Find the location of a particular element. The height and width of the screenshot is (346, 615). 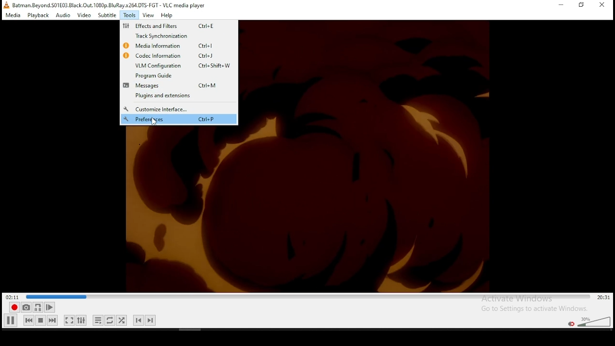

track synchronization is located at coordinates (171, 36).